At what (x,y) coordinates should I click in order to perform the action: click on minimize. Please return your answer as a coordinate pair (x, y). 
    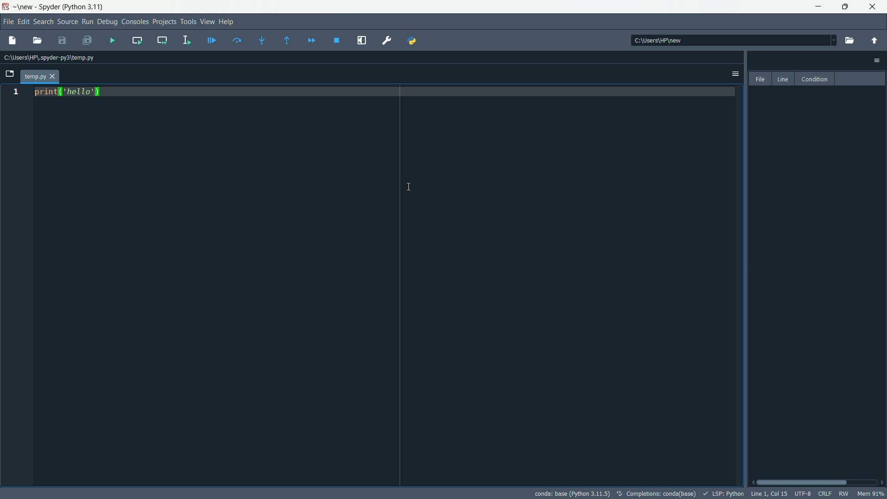
    Looking at the image, I should click on (820, 7).